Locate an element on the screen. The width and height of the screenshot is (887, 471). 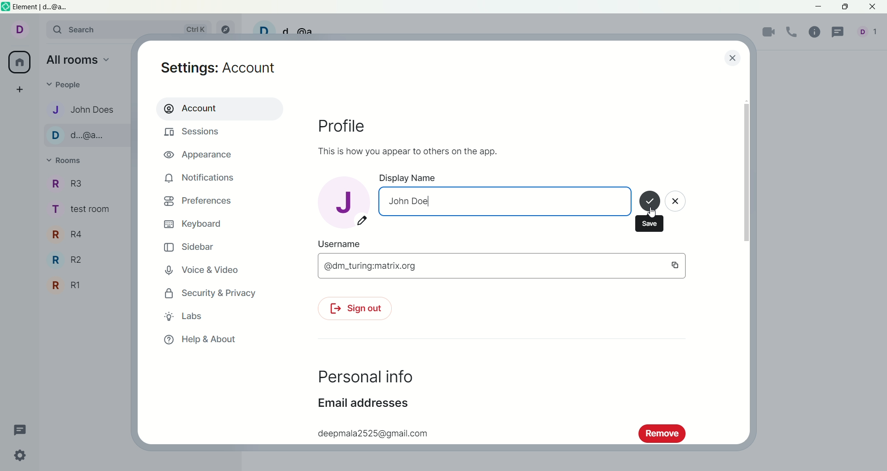
maximize is located at coordinates (844, 7).